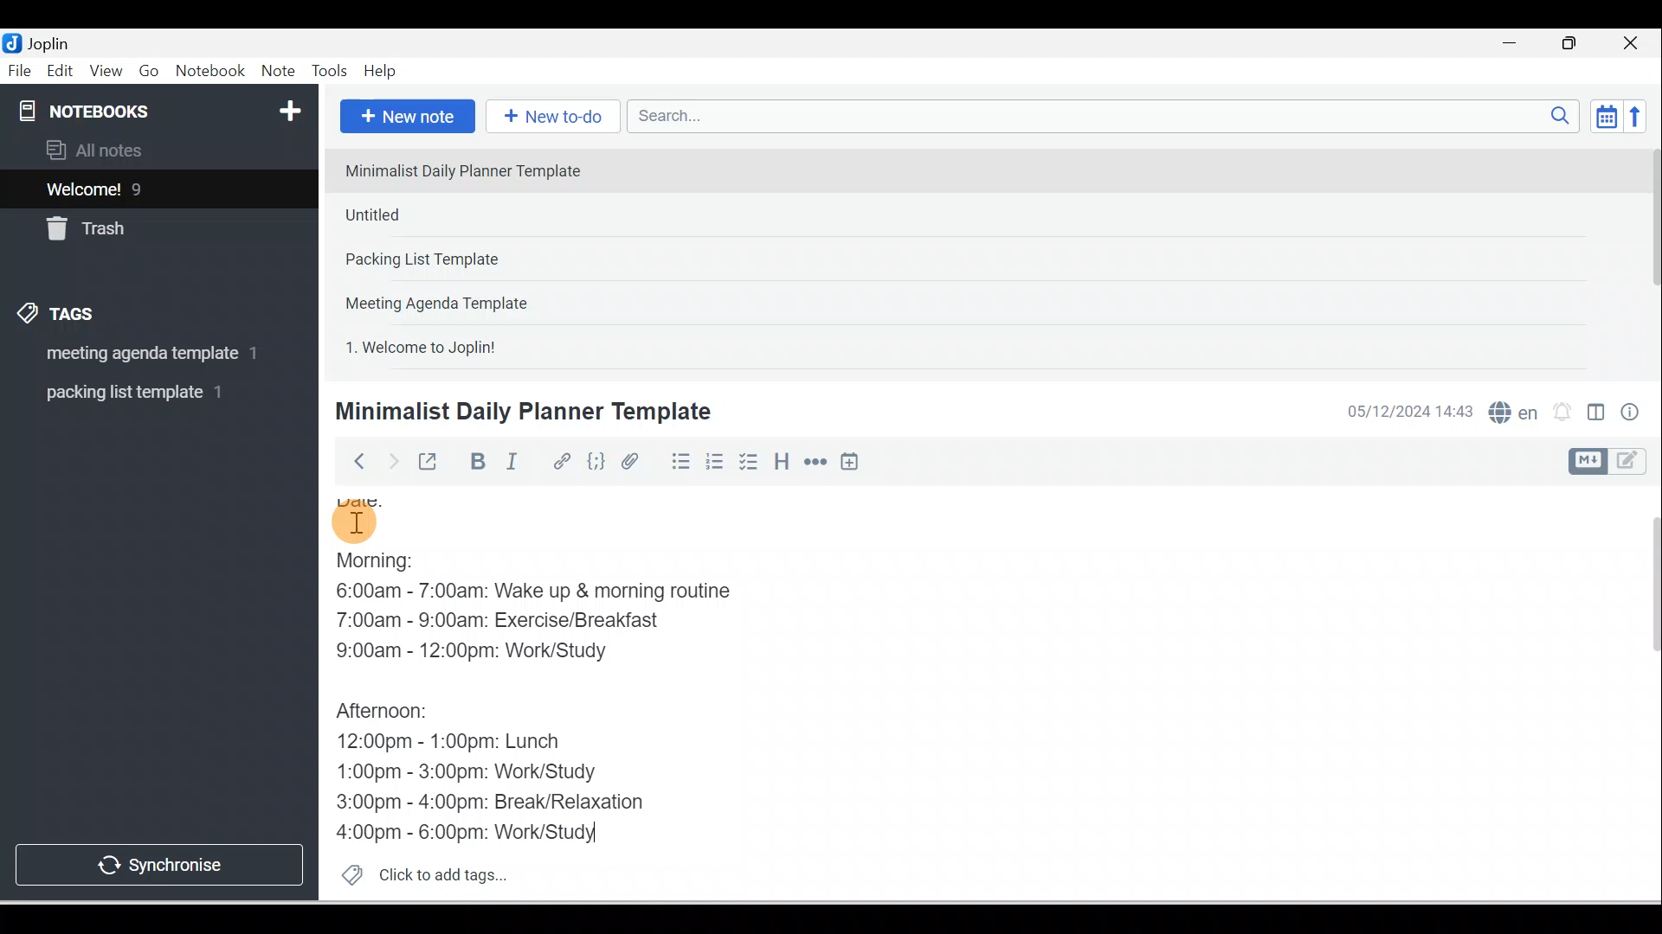 This screenshot has height=934, width=1662. What do you see at coordinates (53, 42) in the screenshot?
I see `Joplin` at bounding box center [53, 42].